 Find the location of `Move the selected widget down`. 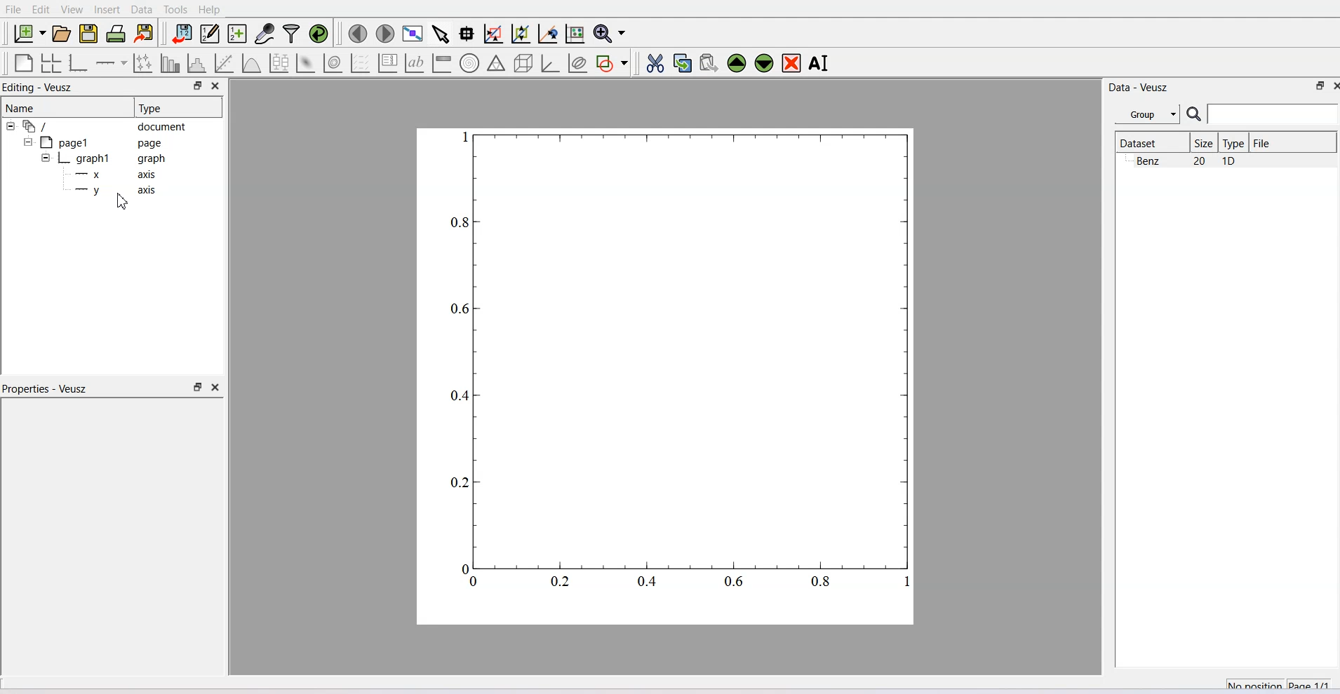

Move the selected widget down is located at coordinates (763, 64).